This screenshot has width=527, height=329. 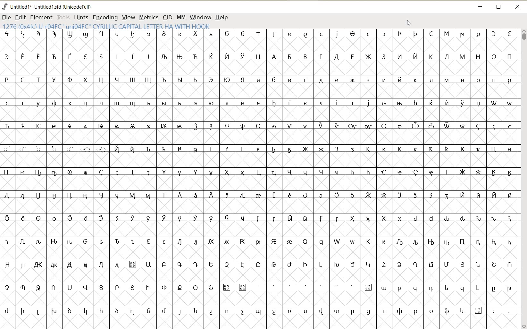 What do you see at coordinates (6, 17) in the screenshot?
I see `FILE` at bounding box center [6, 17].